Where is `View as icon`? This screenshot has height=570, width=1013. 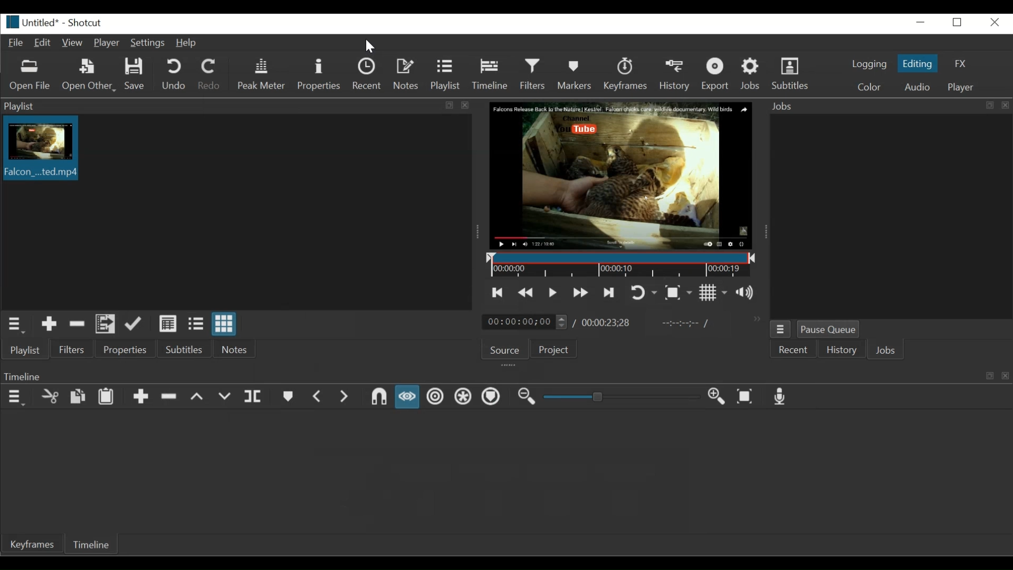
View as icon is located at coordinates (224, 325).